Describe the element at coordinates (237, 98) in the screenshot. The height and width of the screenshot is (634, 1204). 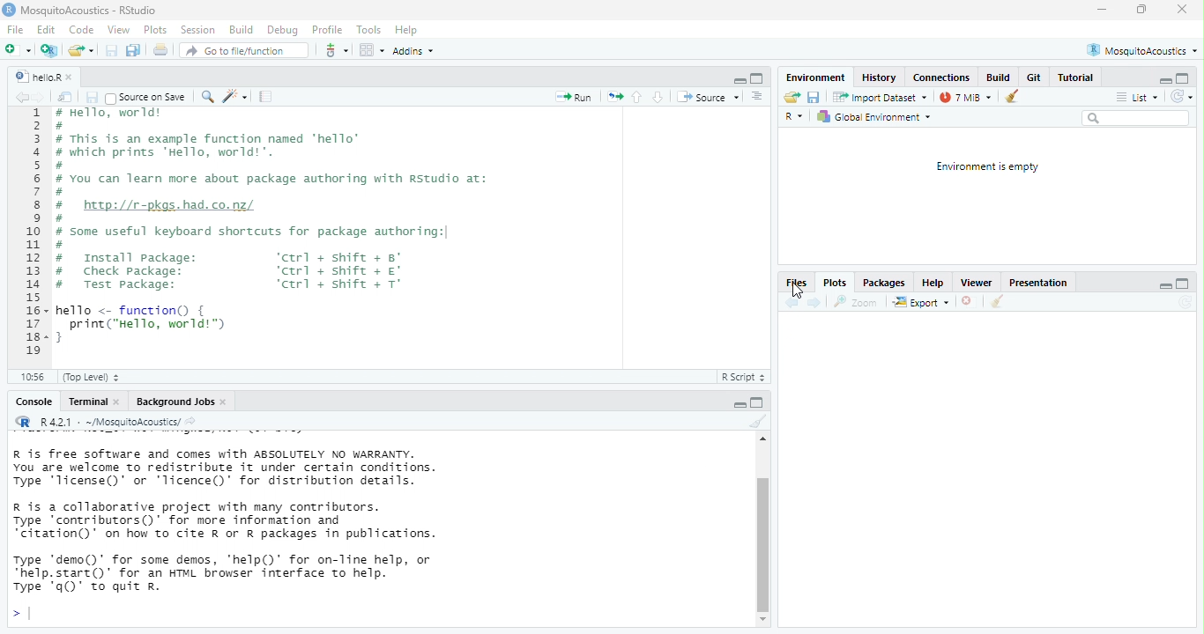
I see `code tools` at that location.